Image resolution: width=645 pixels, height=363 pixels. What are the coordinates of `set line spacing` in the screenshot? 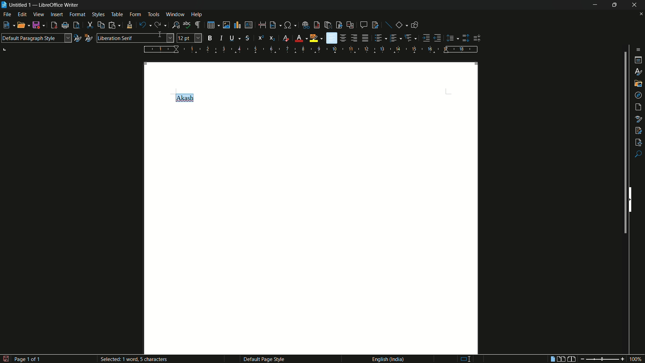 It's located at (451, 38).